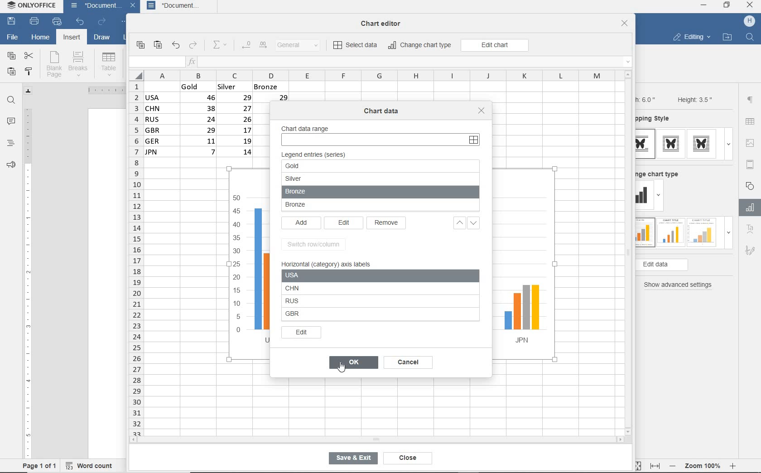 This screenshot has width=761, height=473. What do you see at coordinates (751, 143) in the screenshot?
I see `image` at bounding box center [751, 143].